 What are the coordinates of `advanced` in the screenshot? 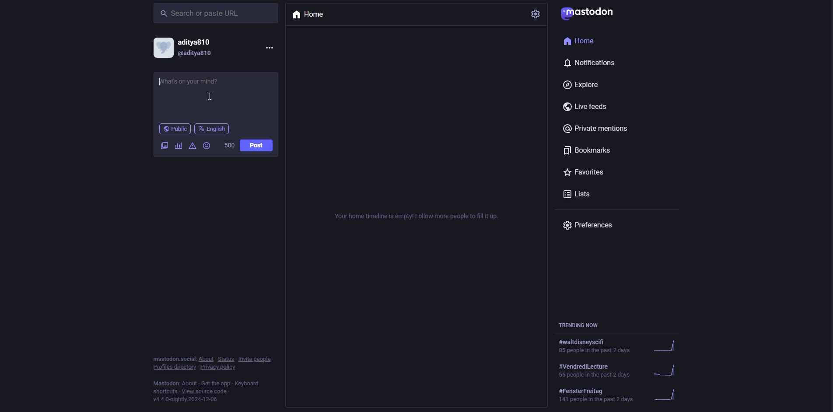 It's located at (192, 147).